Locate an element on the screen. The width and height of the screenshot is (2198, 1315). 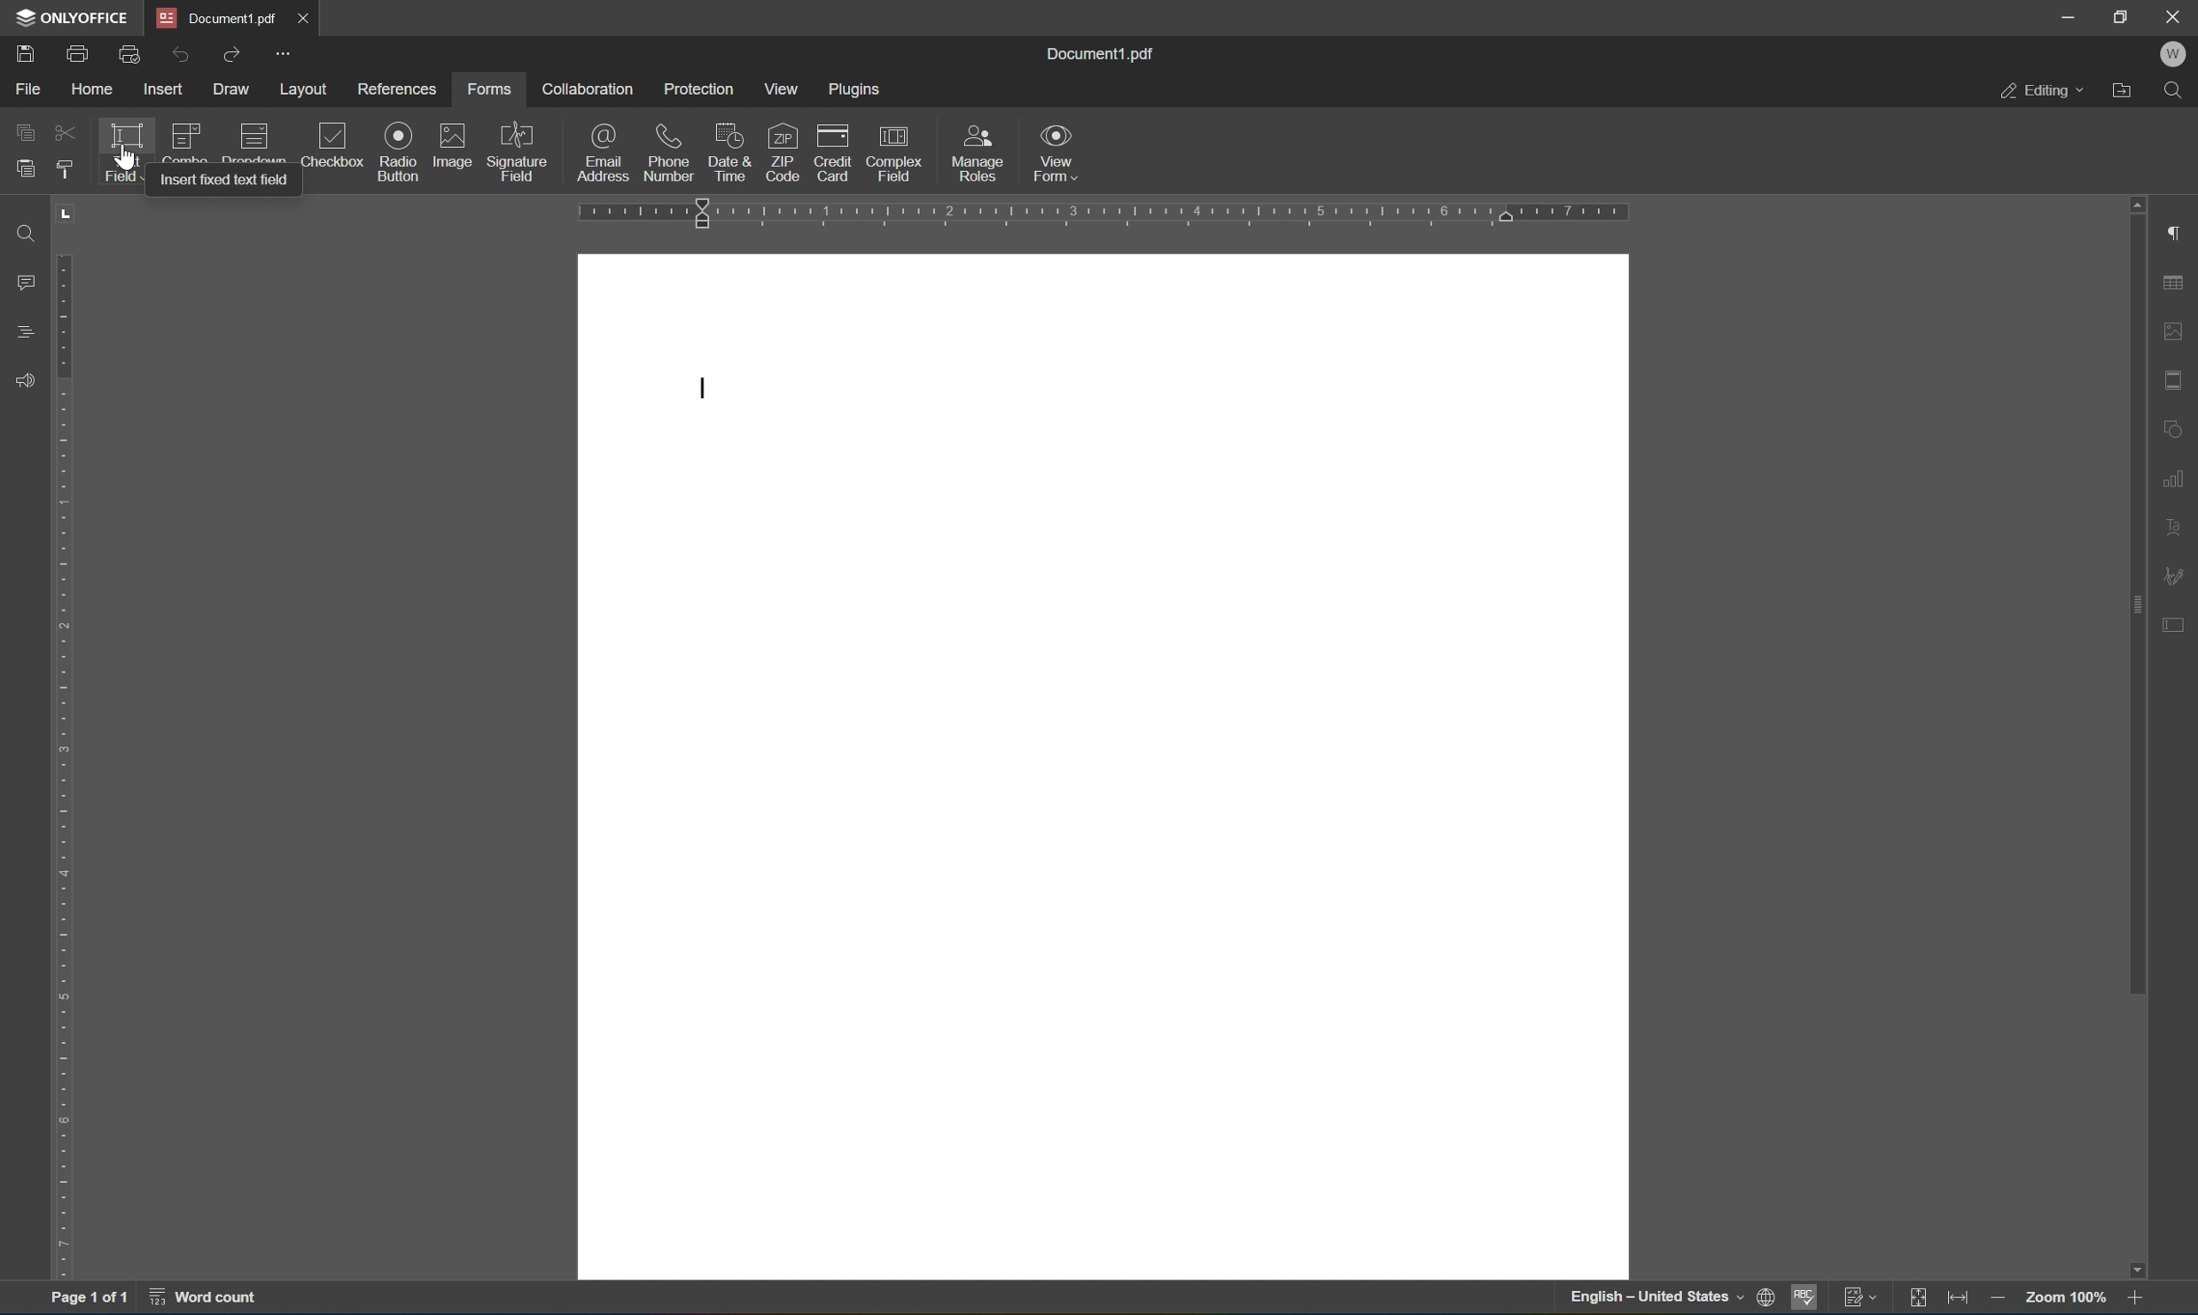
dropdown is located at coordinates (256, 141).